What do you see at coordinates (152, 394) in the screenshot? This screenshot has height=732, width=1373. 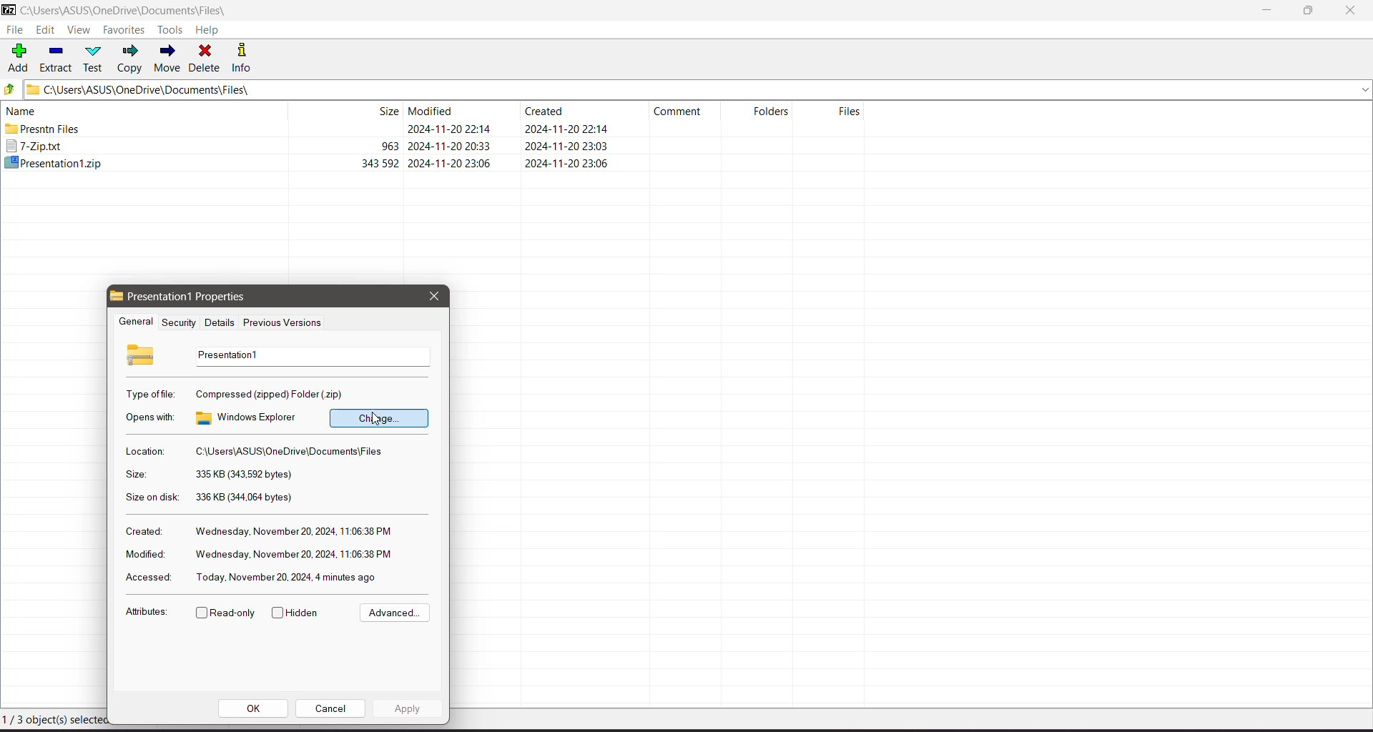 I see `Type of file` at bounding box center [152, 394].